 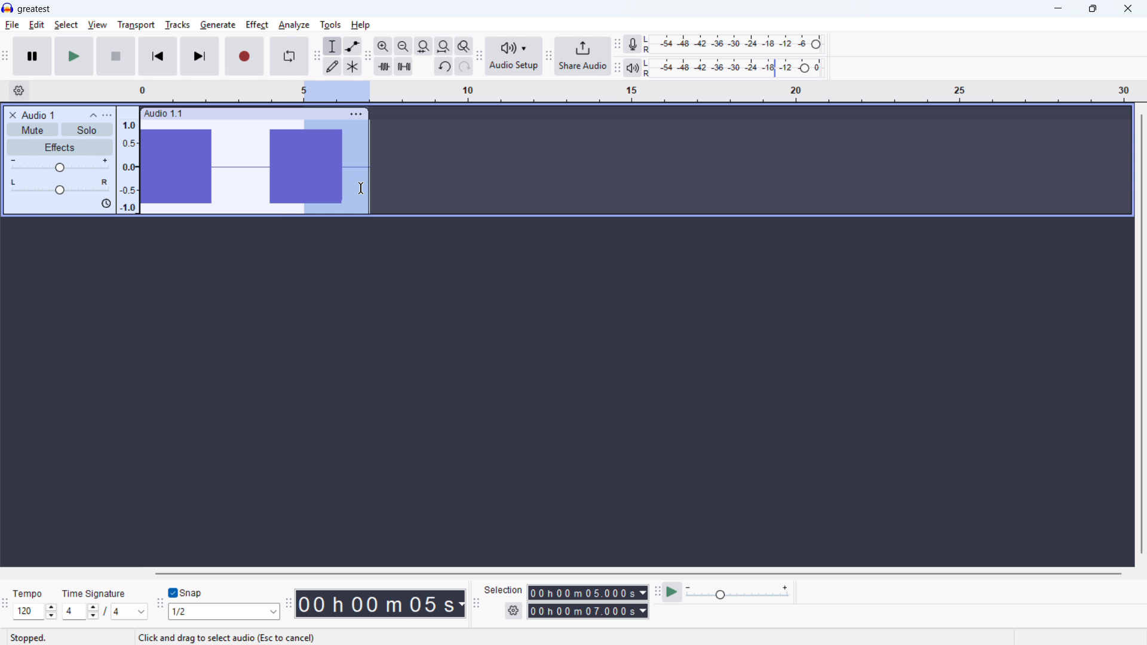 What do you see at coordinates (444, 47) in the screenshot?
I see `Fit project to width` at bounding box center [444, 47].